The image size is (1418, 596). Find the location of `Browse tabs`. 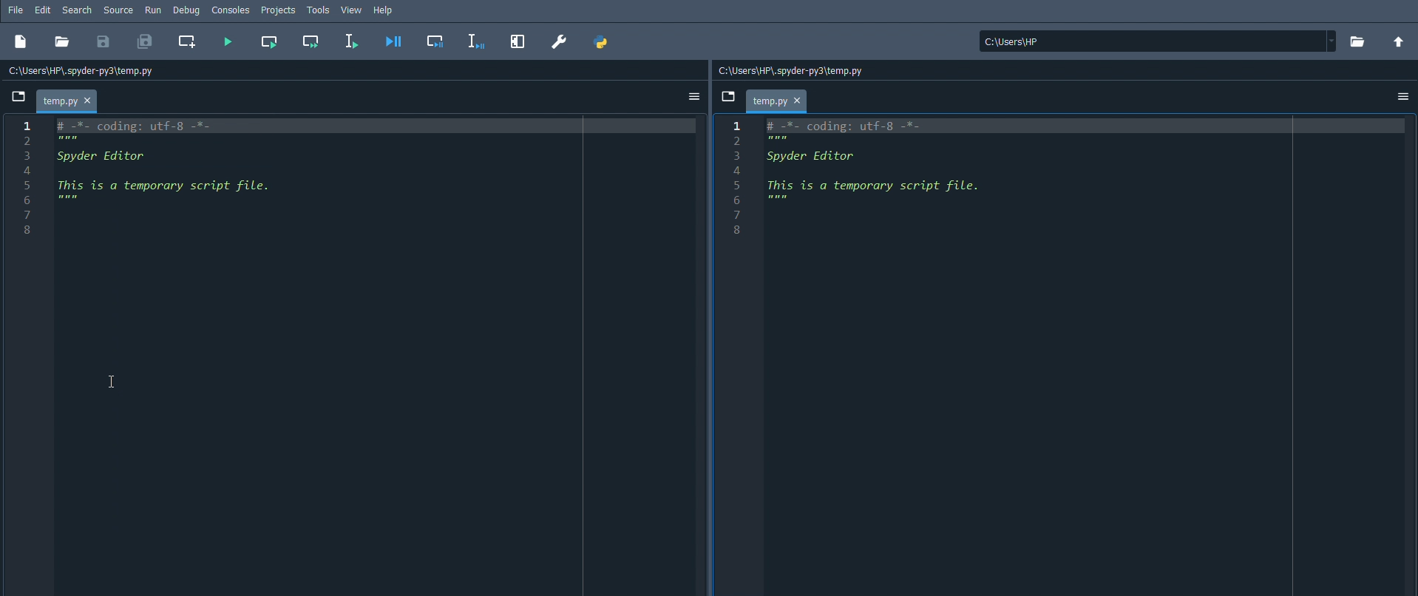

Browse tabs is located at coordinates (20, 96).